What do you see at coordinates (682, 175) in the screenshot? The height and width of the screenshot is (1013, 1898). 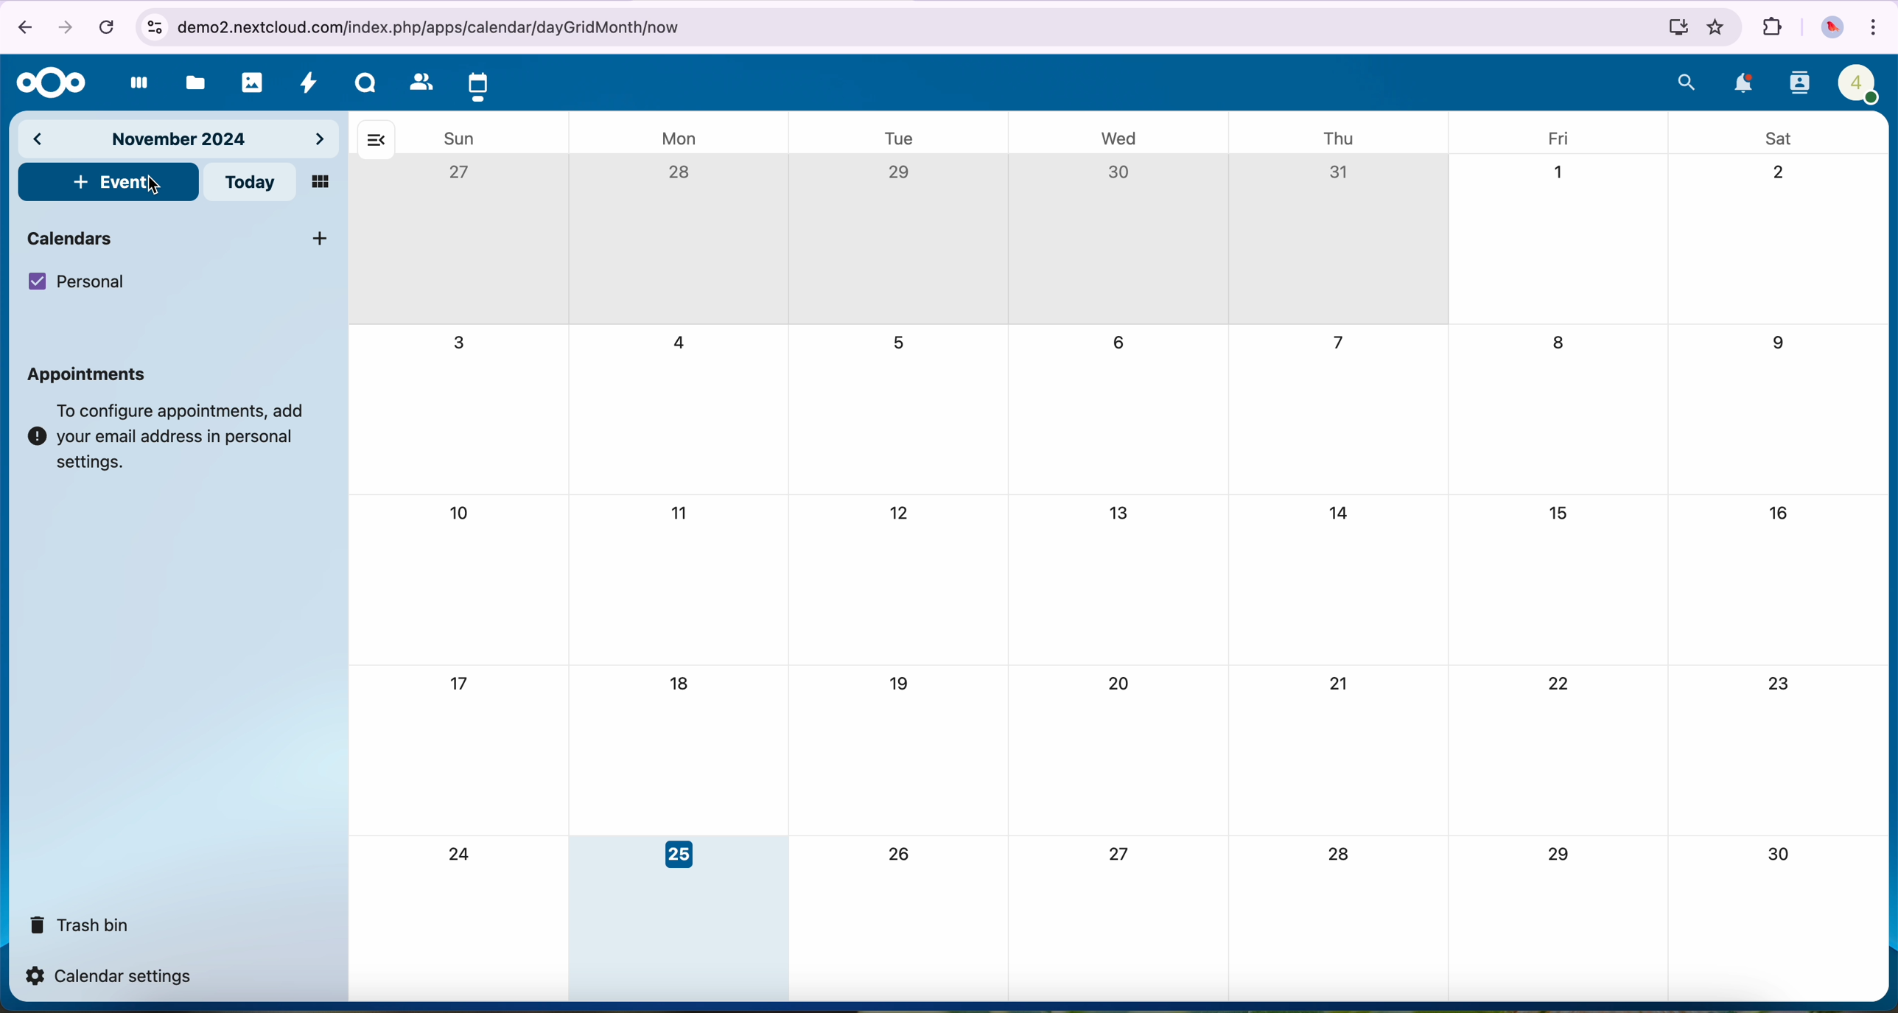 I see `28` at bounding box center [682, 175].